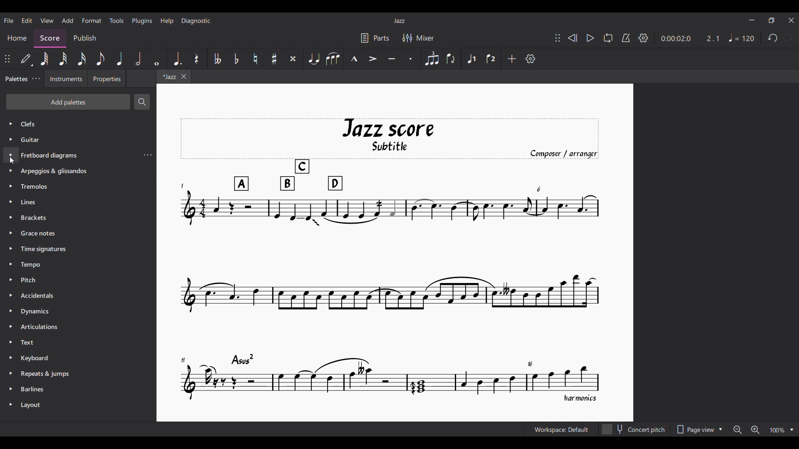  Describe the element at coordinates (32, 266) in the screenshot. I see `Tempo` at that location.